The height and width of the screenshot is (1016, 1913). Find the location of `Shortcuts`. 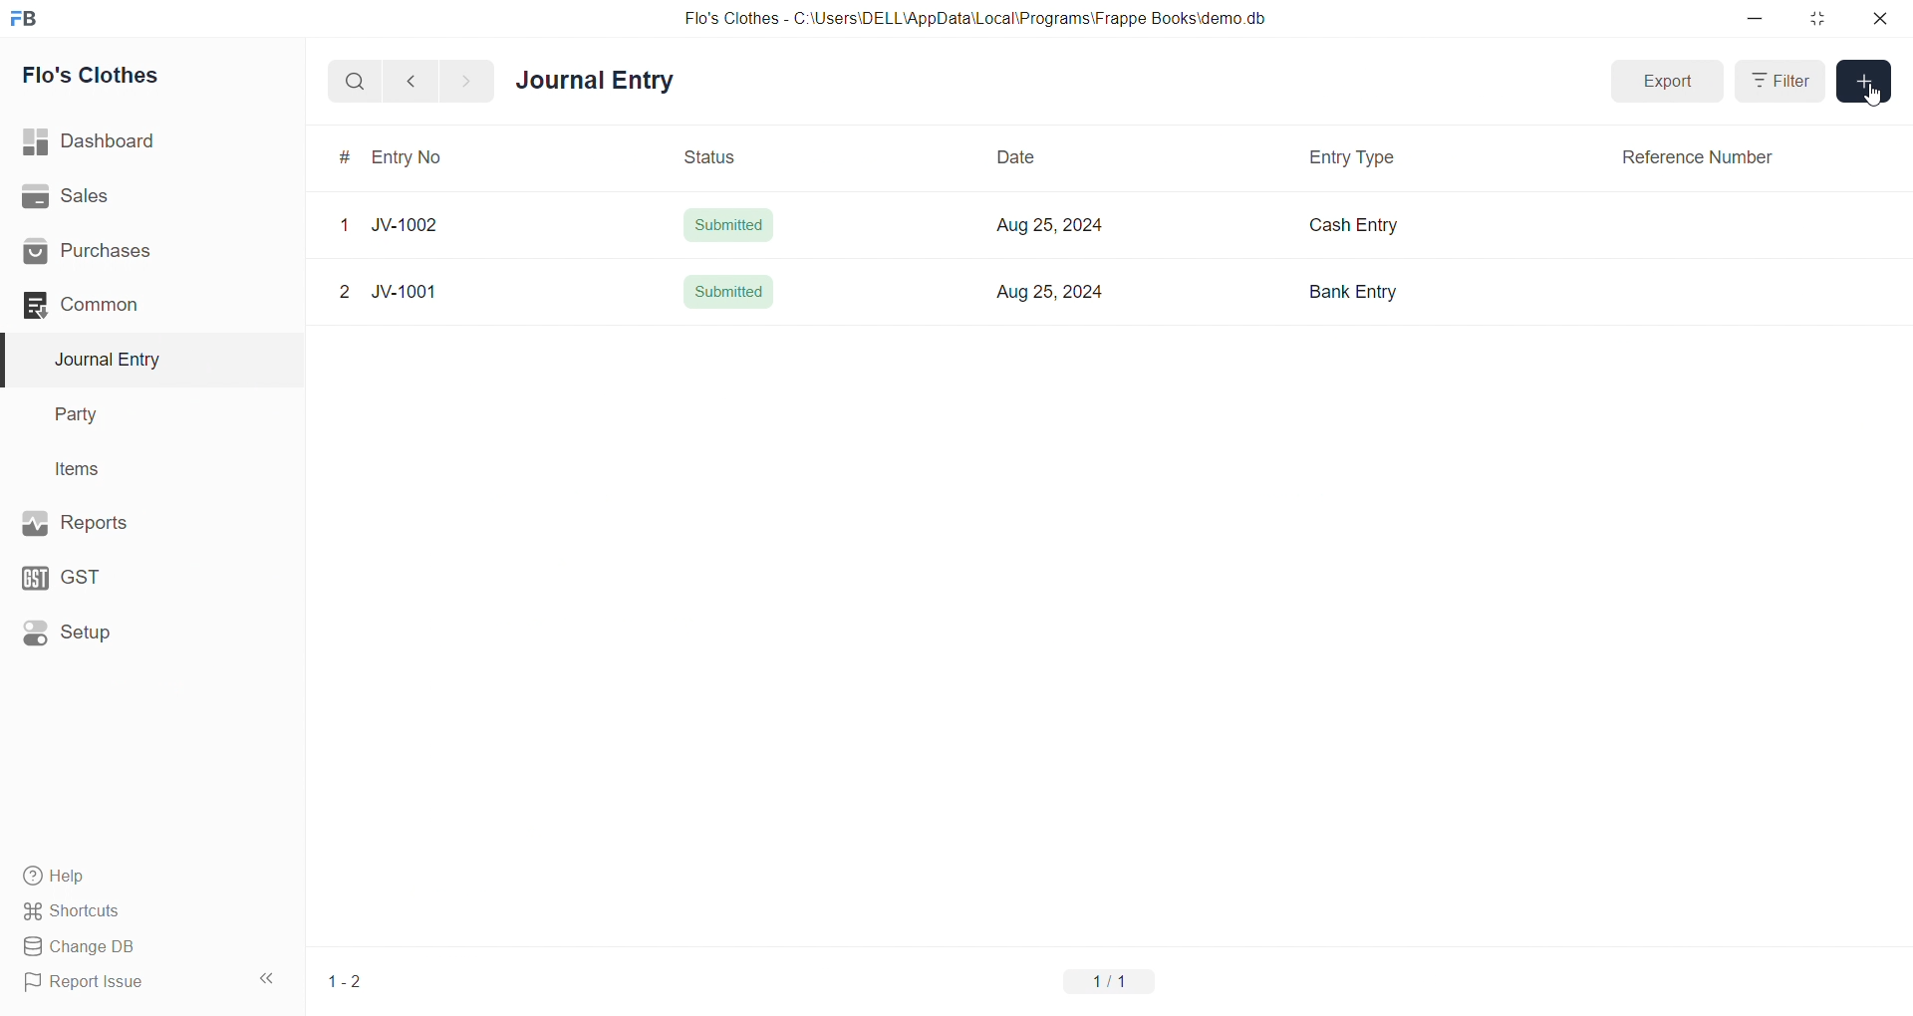

Shortcuts is located at coordinates (145, 909).